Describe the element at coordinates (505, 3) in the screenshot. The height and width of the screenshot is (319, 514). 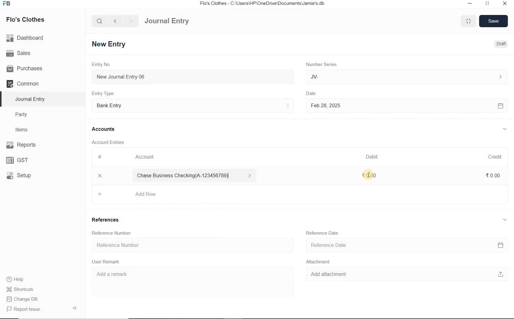
I see `close` at that location.